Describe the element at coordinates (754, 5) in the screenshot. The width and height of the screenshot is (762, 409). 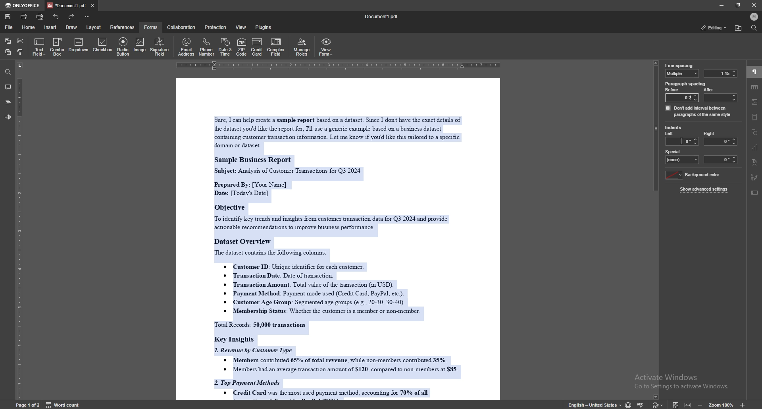
I see `close` at that location.